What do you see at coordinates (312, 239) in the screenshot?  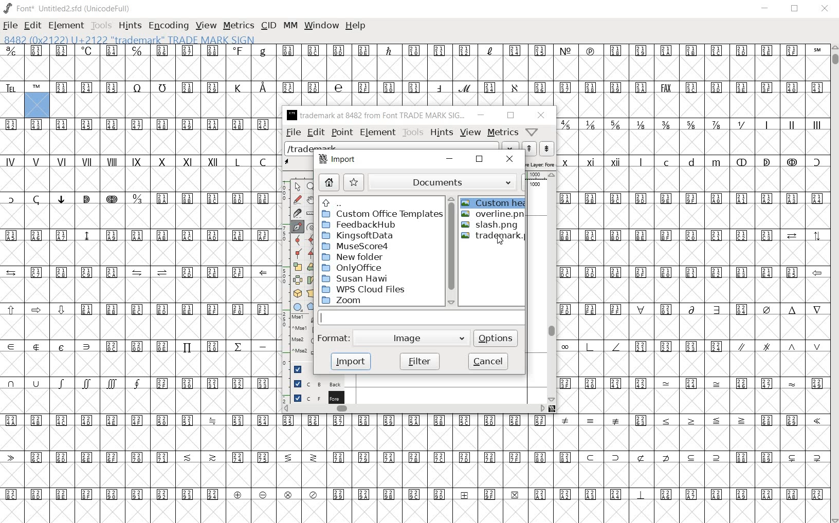 I see `add a curve point always either horizontal or vertical` at bounding box center [312, 239].